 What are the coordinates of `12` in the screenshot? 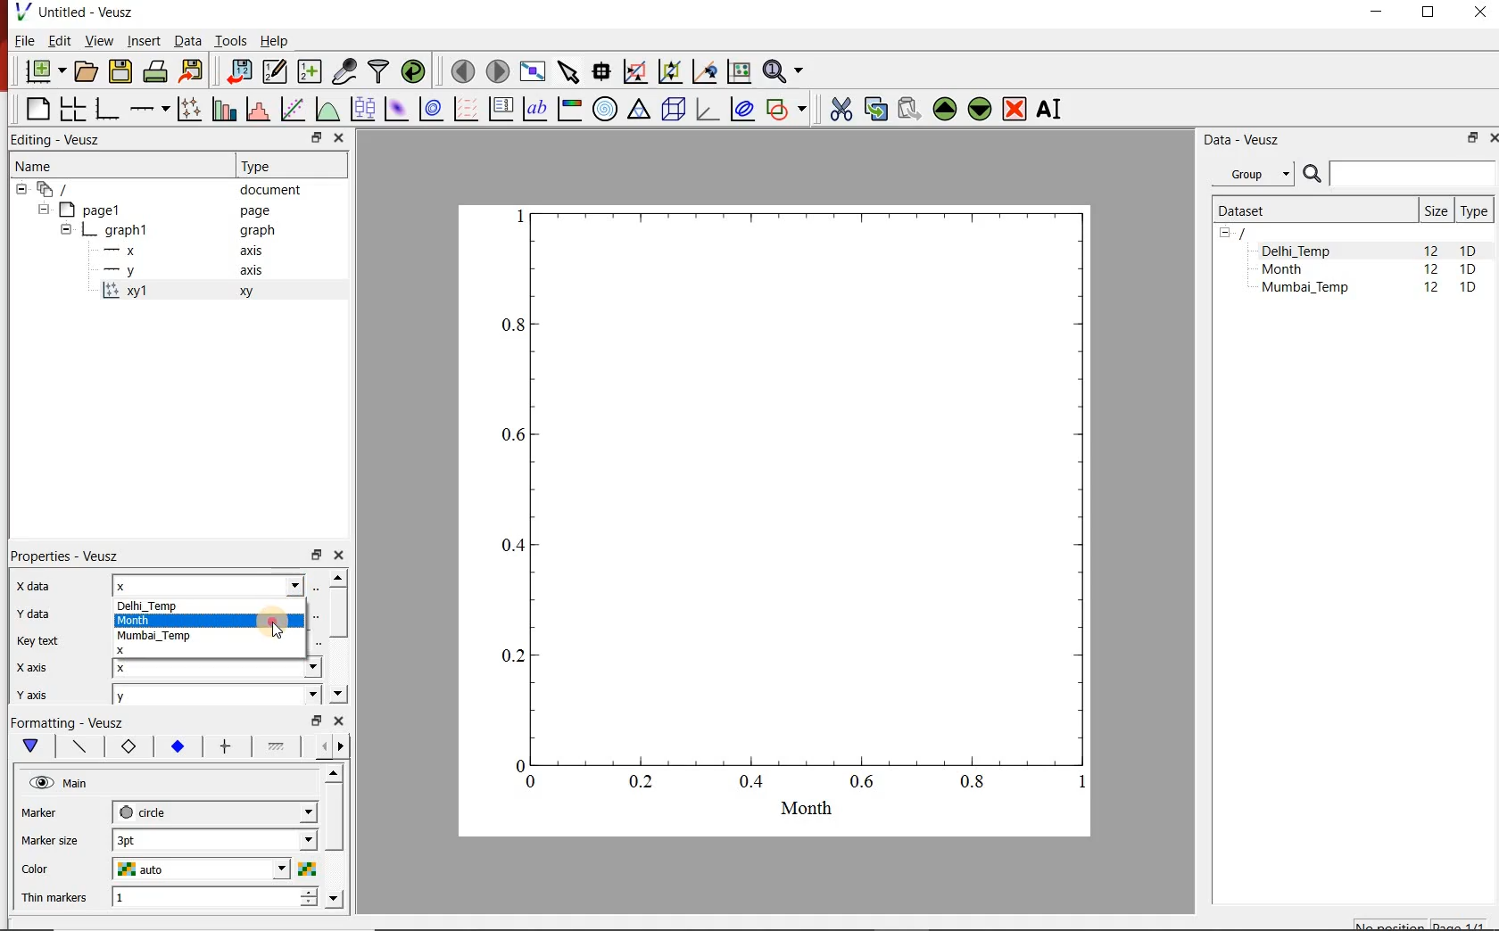 It's located at (1431, 271).